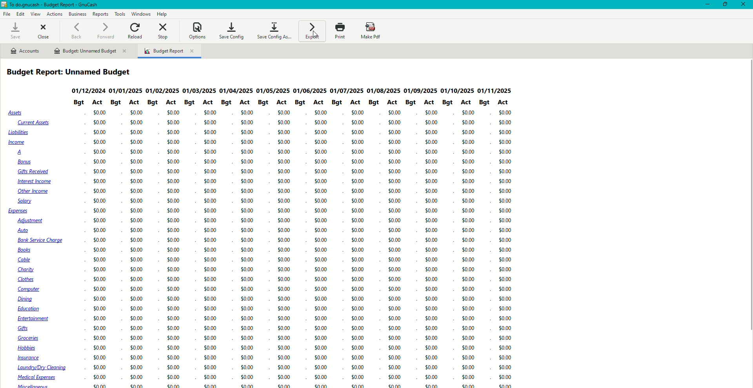  I want to click on 0.00, so click(100, 132).